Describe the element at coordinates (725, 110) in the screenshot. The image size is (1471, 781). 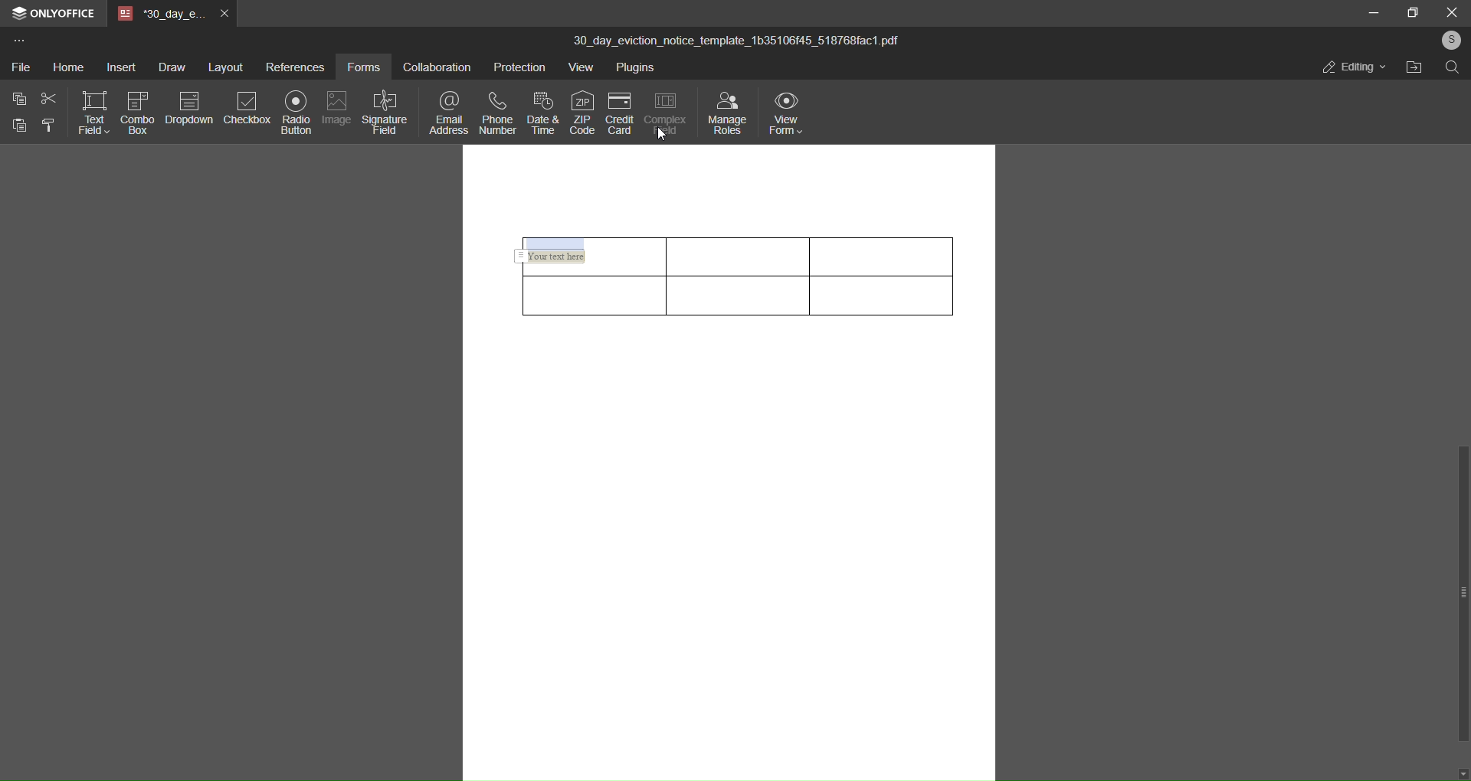
I see `manage roles` at that location.